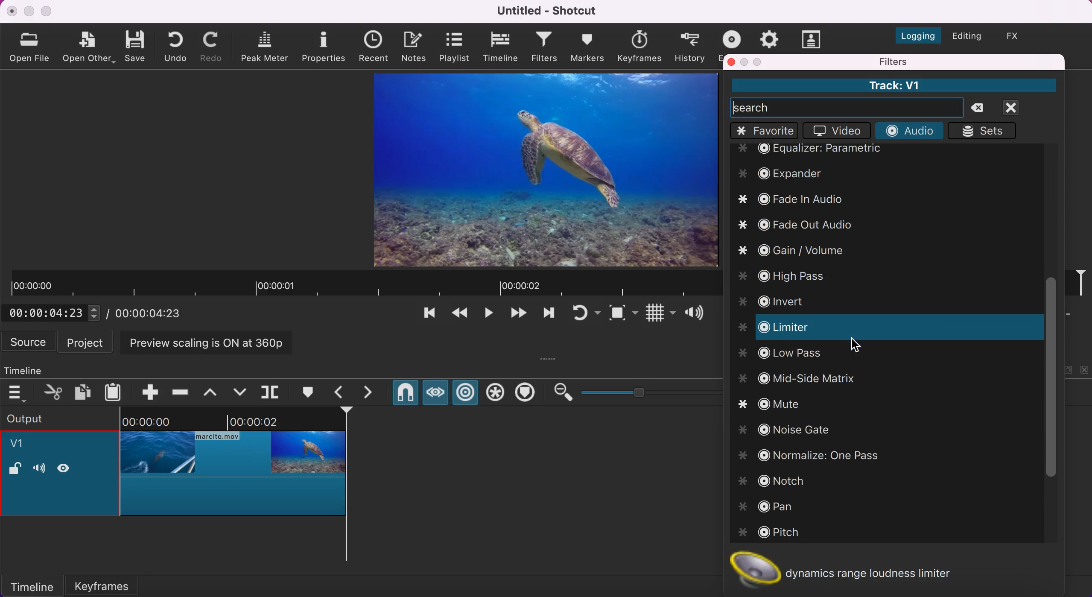  I want to click on snap, so click(405, 394).